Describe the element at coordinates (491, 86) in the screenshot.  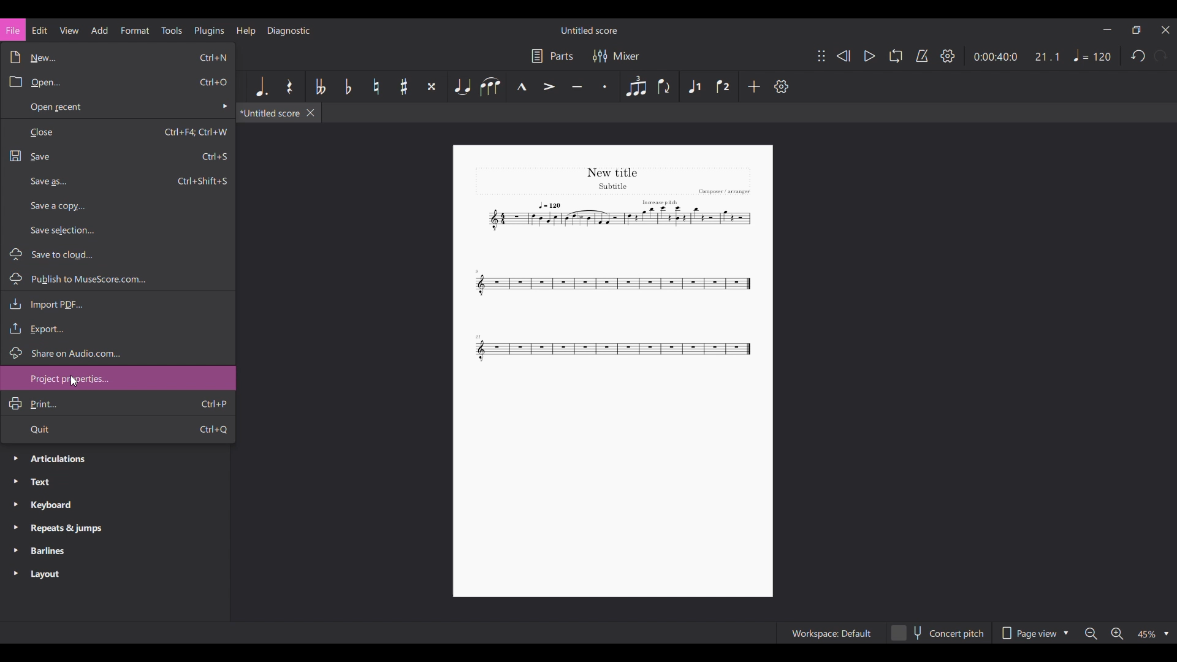
I see `Slur` at that location.